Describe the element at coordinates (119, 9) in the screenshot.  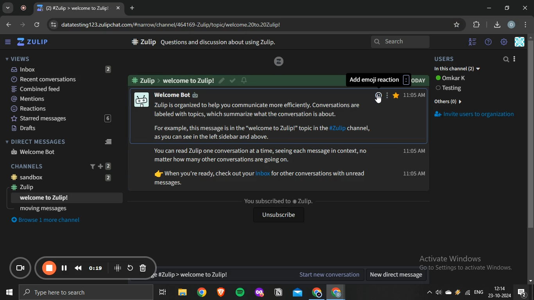
I see `close tab` at that location.